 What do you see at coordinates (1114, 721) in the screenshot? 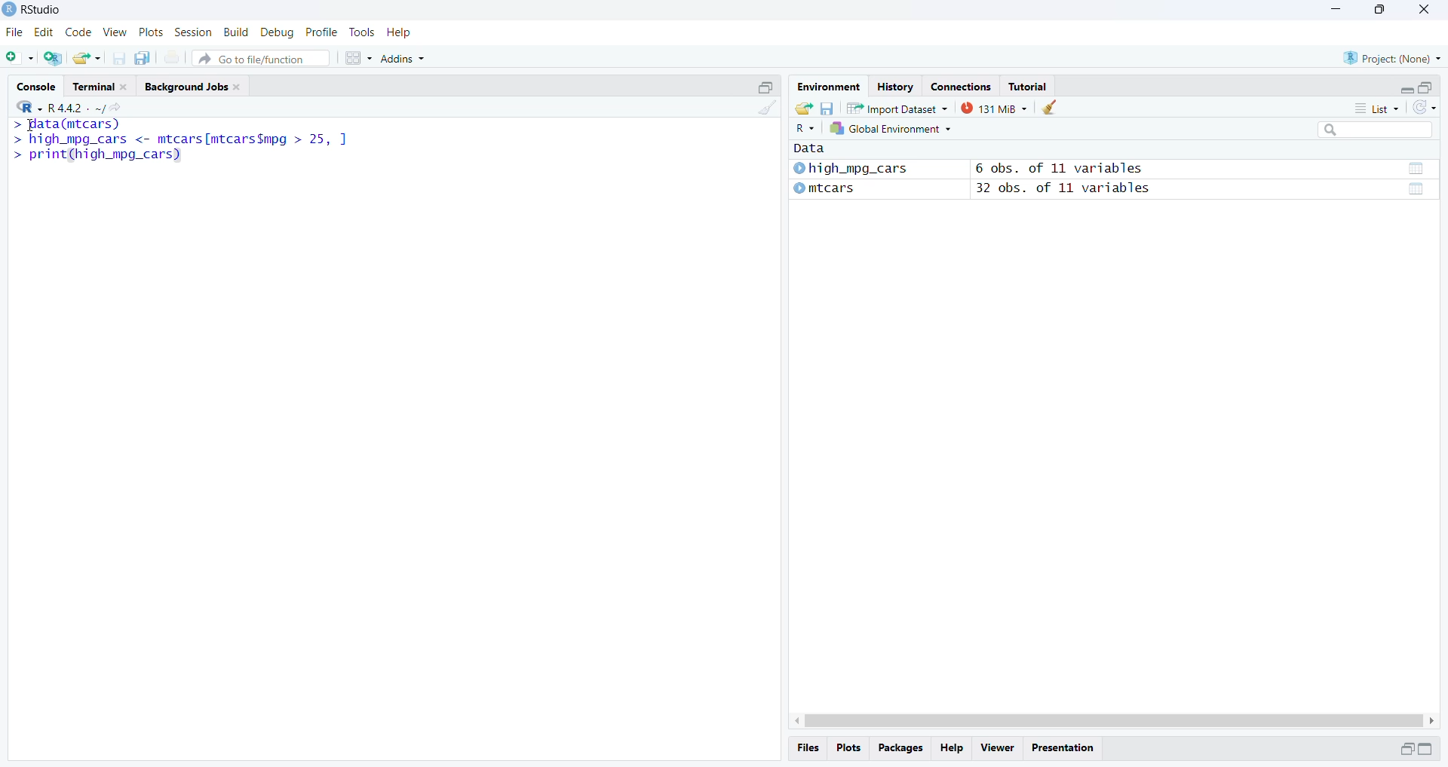
I see `Scrollbar` at bounding box center [1114, 721].